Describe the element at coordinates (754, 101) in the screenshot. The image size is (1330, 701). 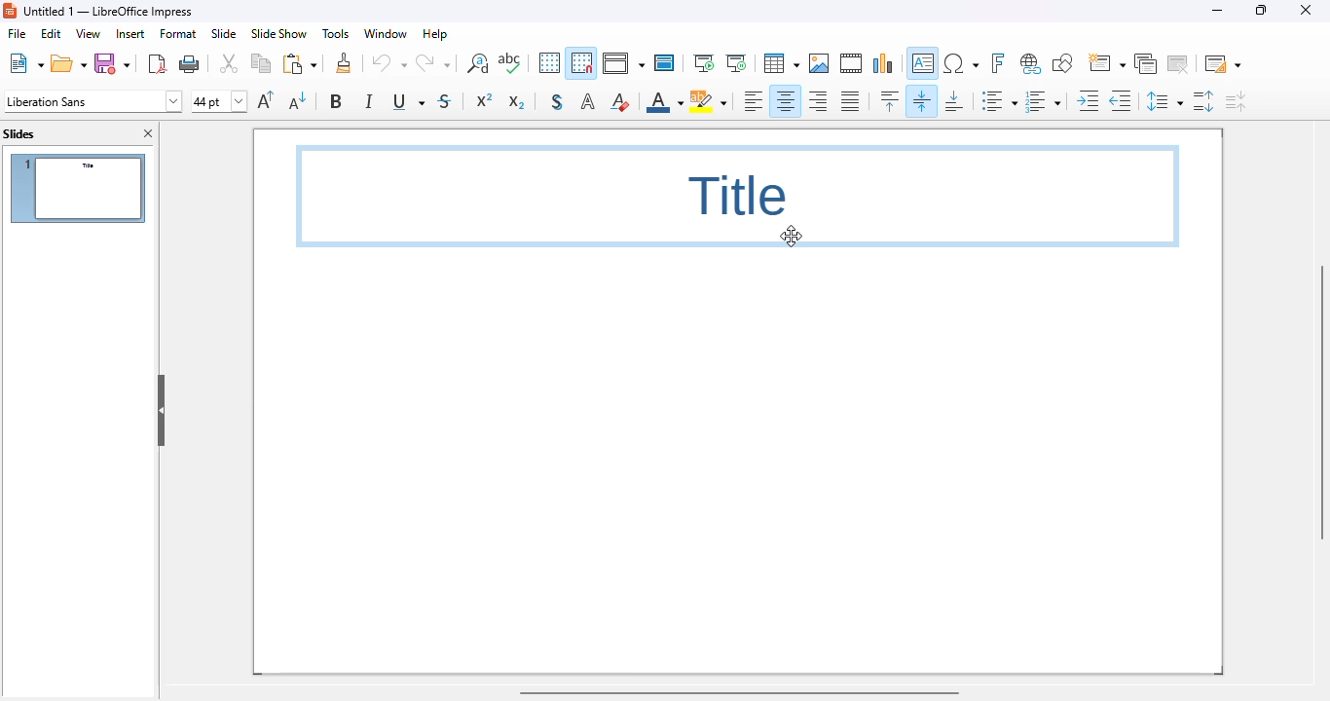
I see `align left` at that location.